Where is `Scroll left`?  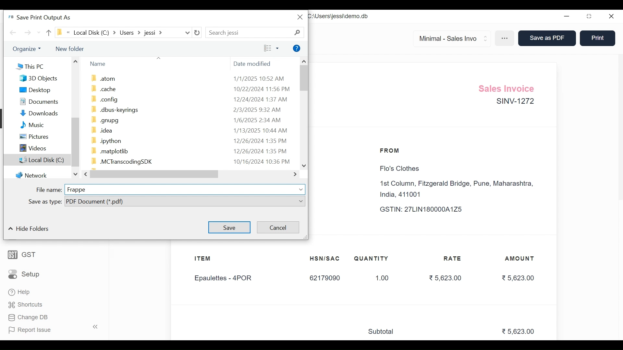
Scroll left is located at coordinates (87, 174).